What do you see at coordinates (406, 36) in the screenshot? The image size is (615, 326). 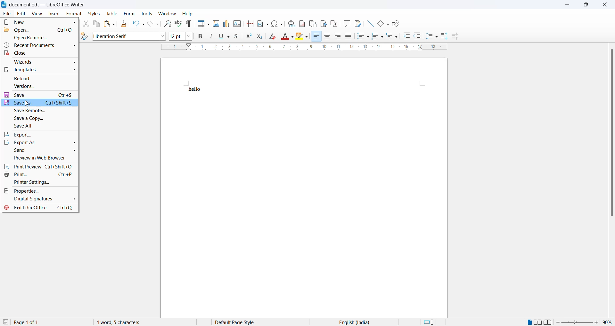 I see `Increase indent` at bounding box center [406, 36].